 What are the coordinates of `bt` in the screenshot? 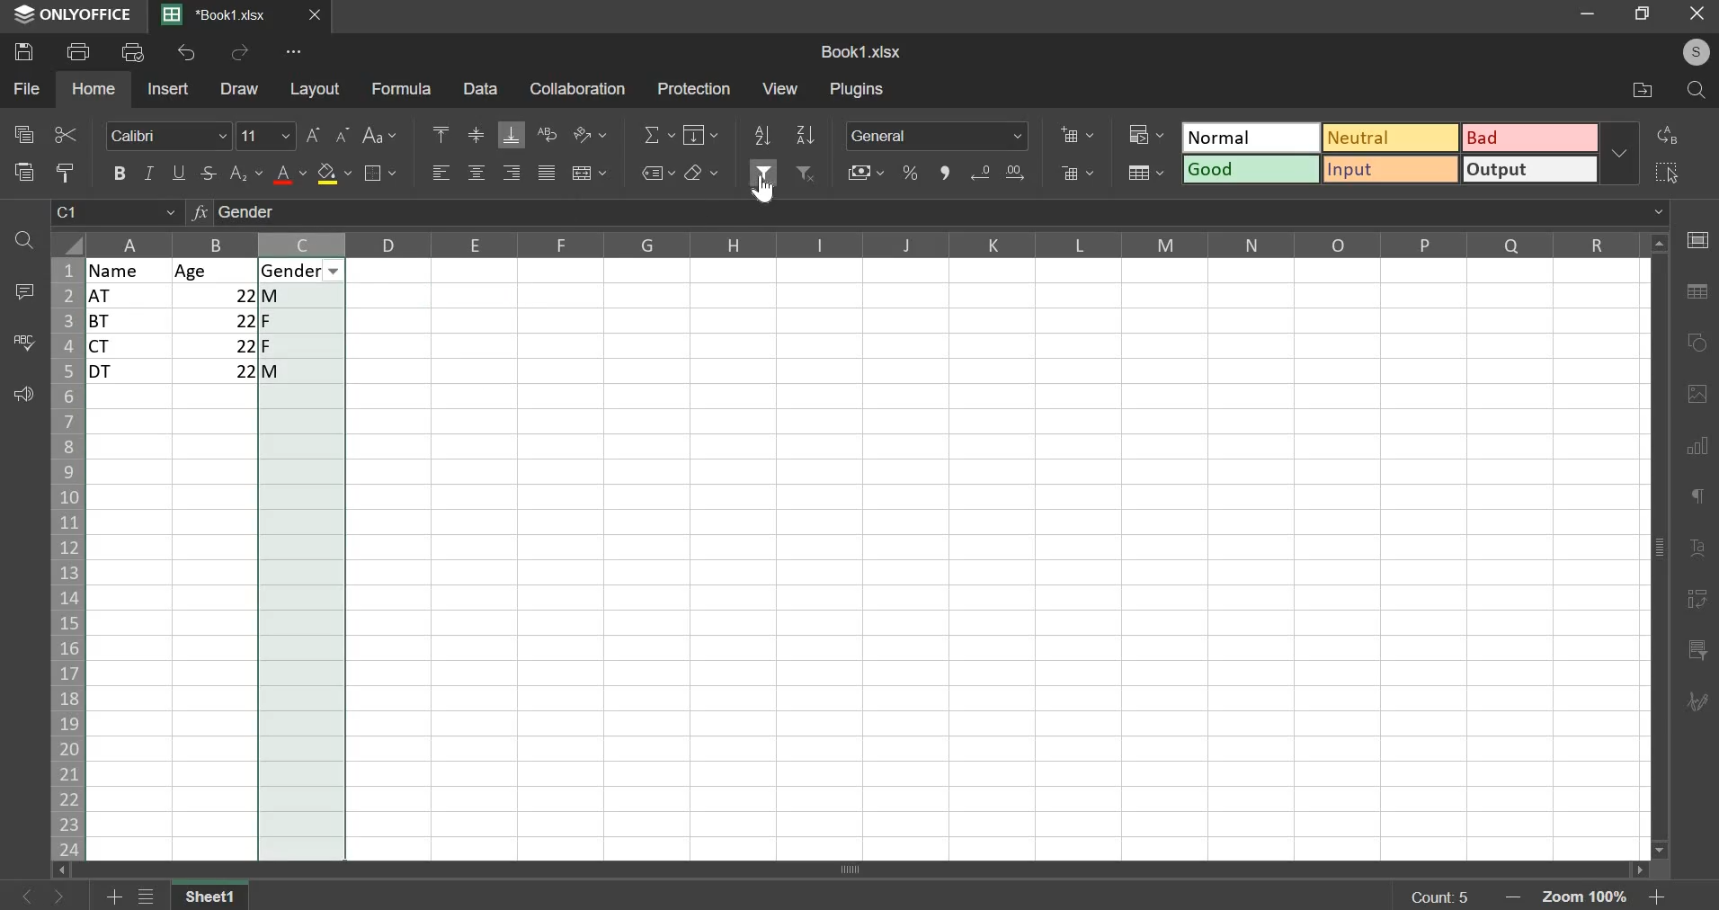 It's located at (128, 321).